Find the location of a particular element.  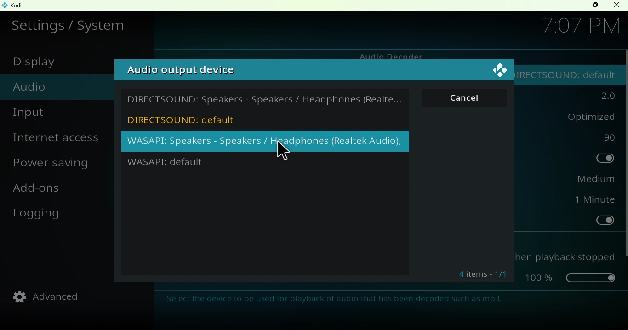

Settings/system is located at coordinates (70, 24).